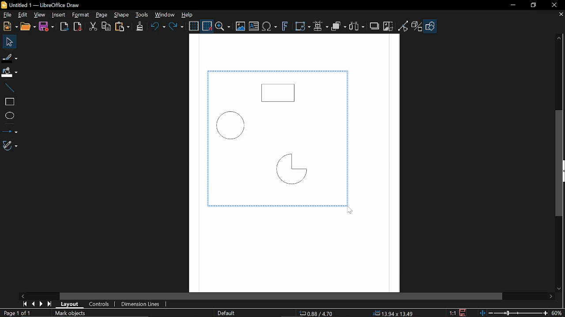 The image size is (565, 317). I want to click on Move left, so click(23, 296).